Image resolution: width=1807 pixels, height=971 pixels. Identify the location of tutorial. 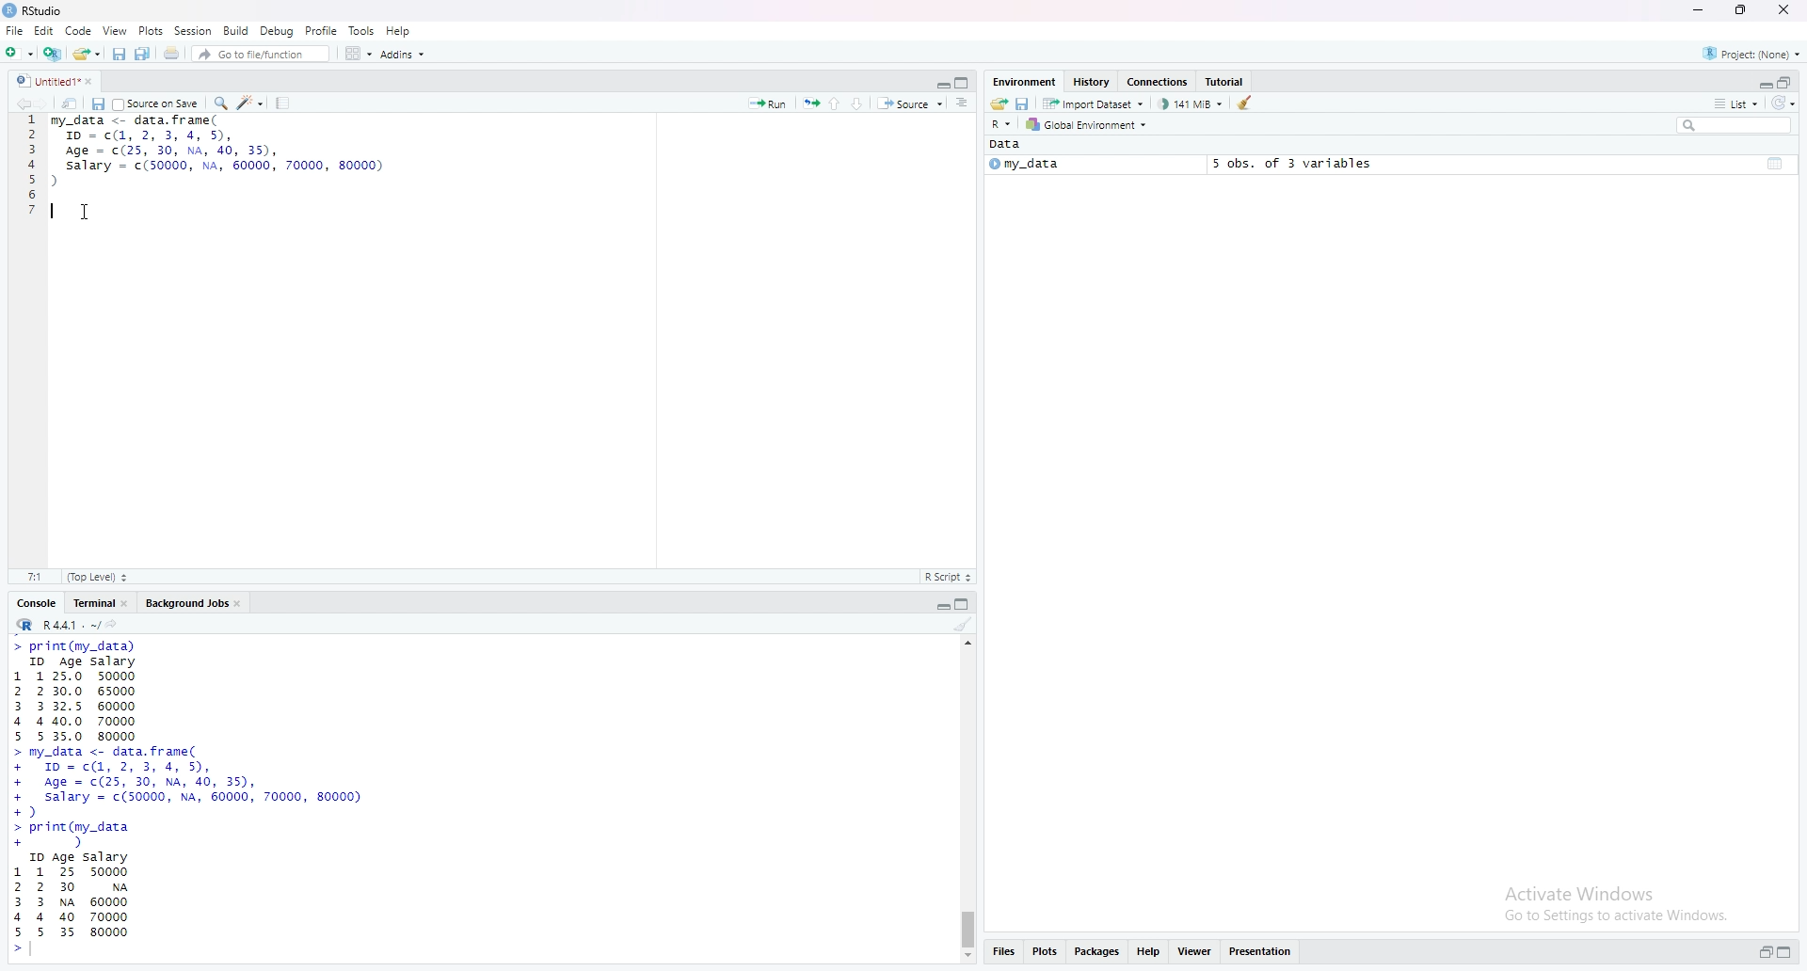
(1226, 81).